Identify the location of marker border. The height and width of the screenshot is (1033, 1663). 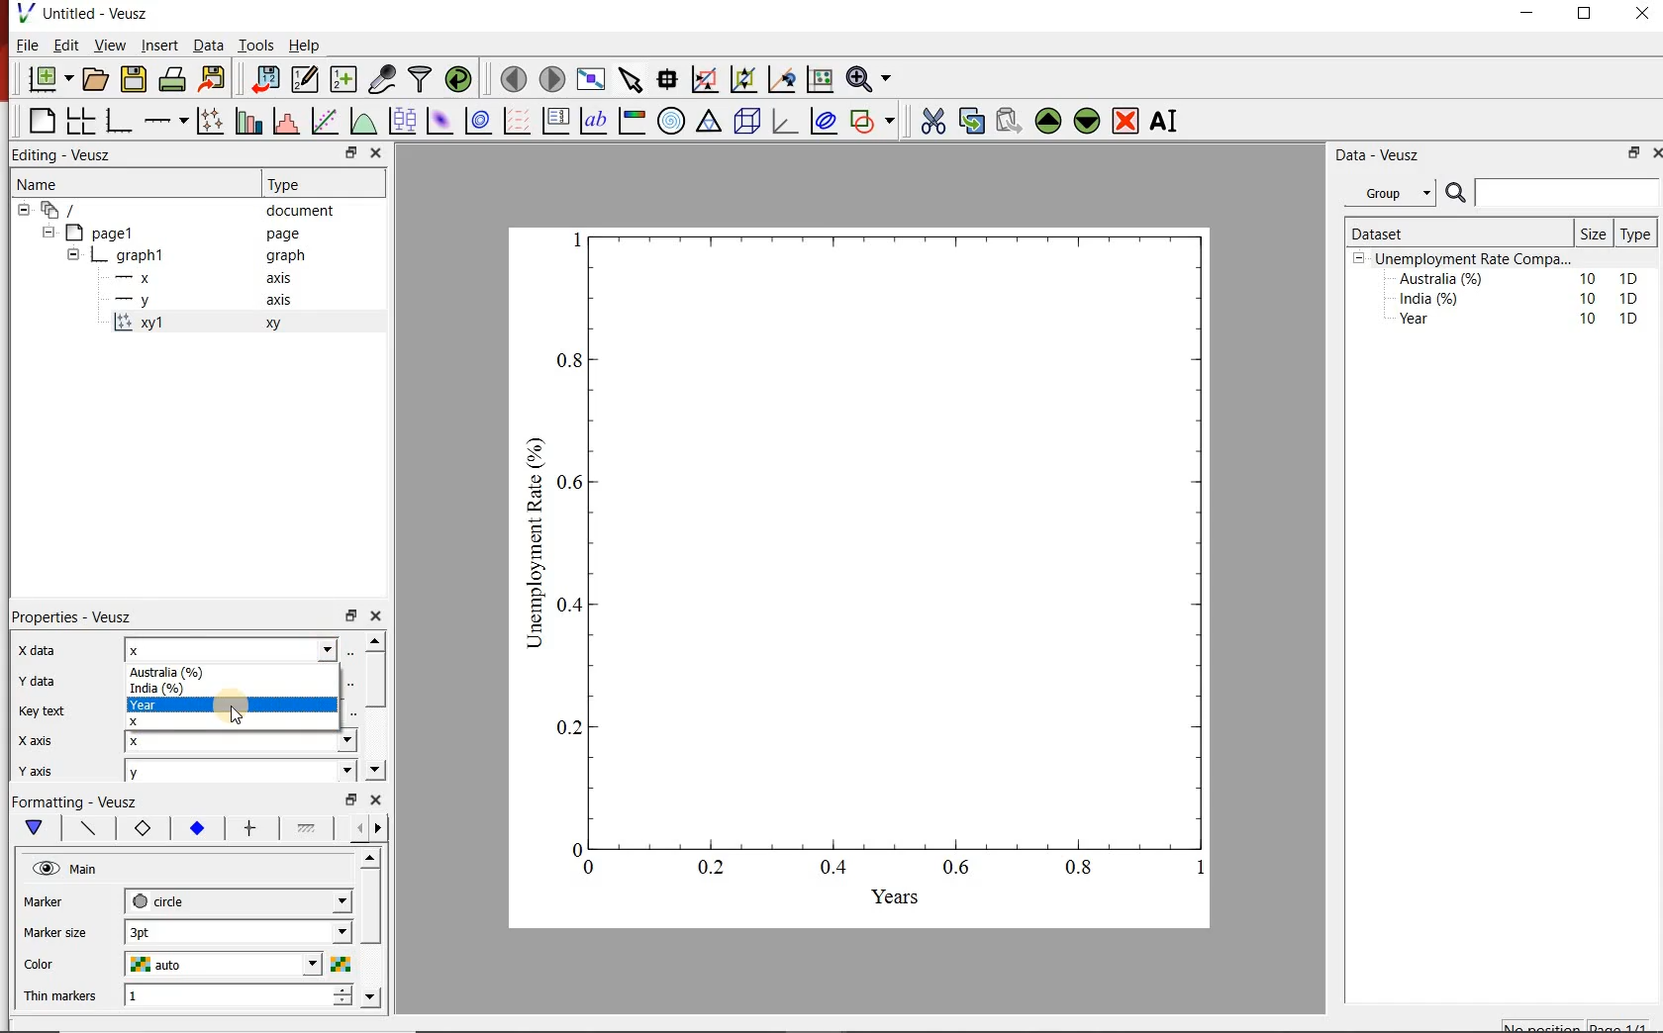
(142, 829).